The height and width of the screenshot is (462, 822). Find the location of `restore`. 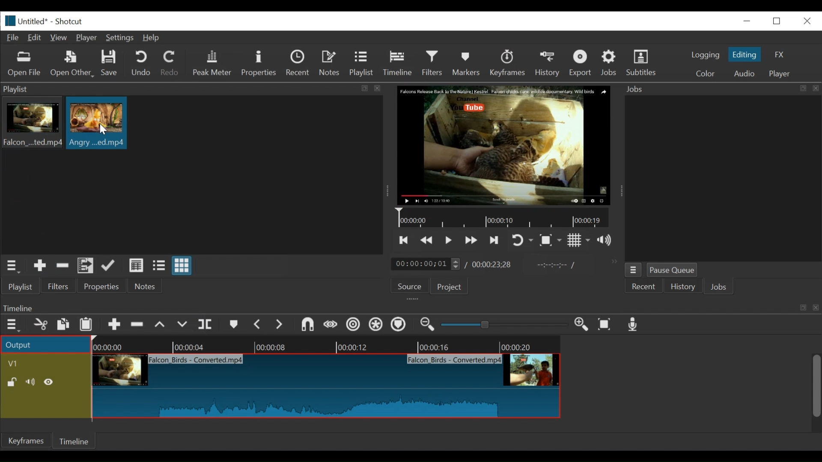

restore is located at coordinates (779, 20).